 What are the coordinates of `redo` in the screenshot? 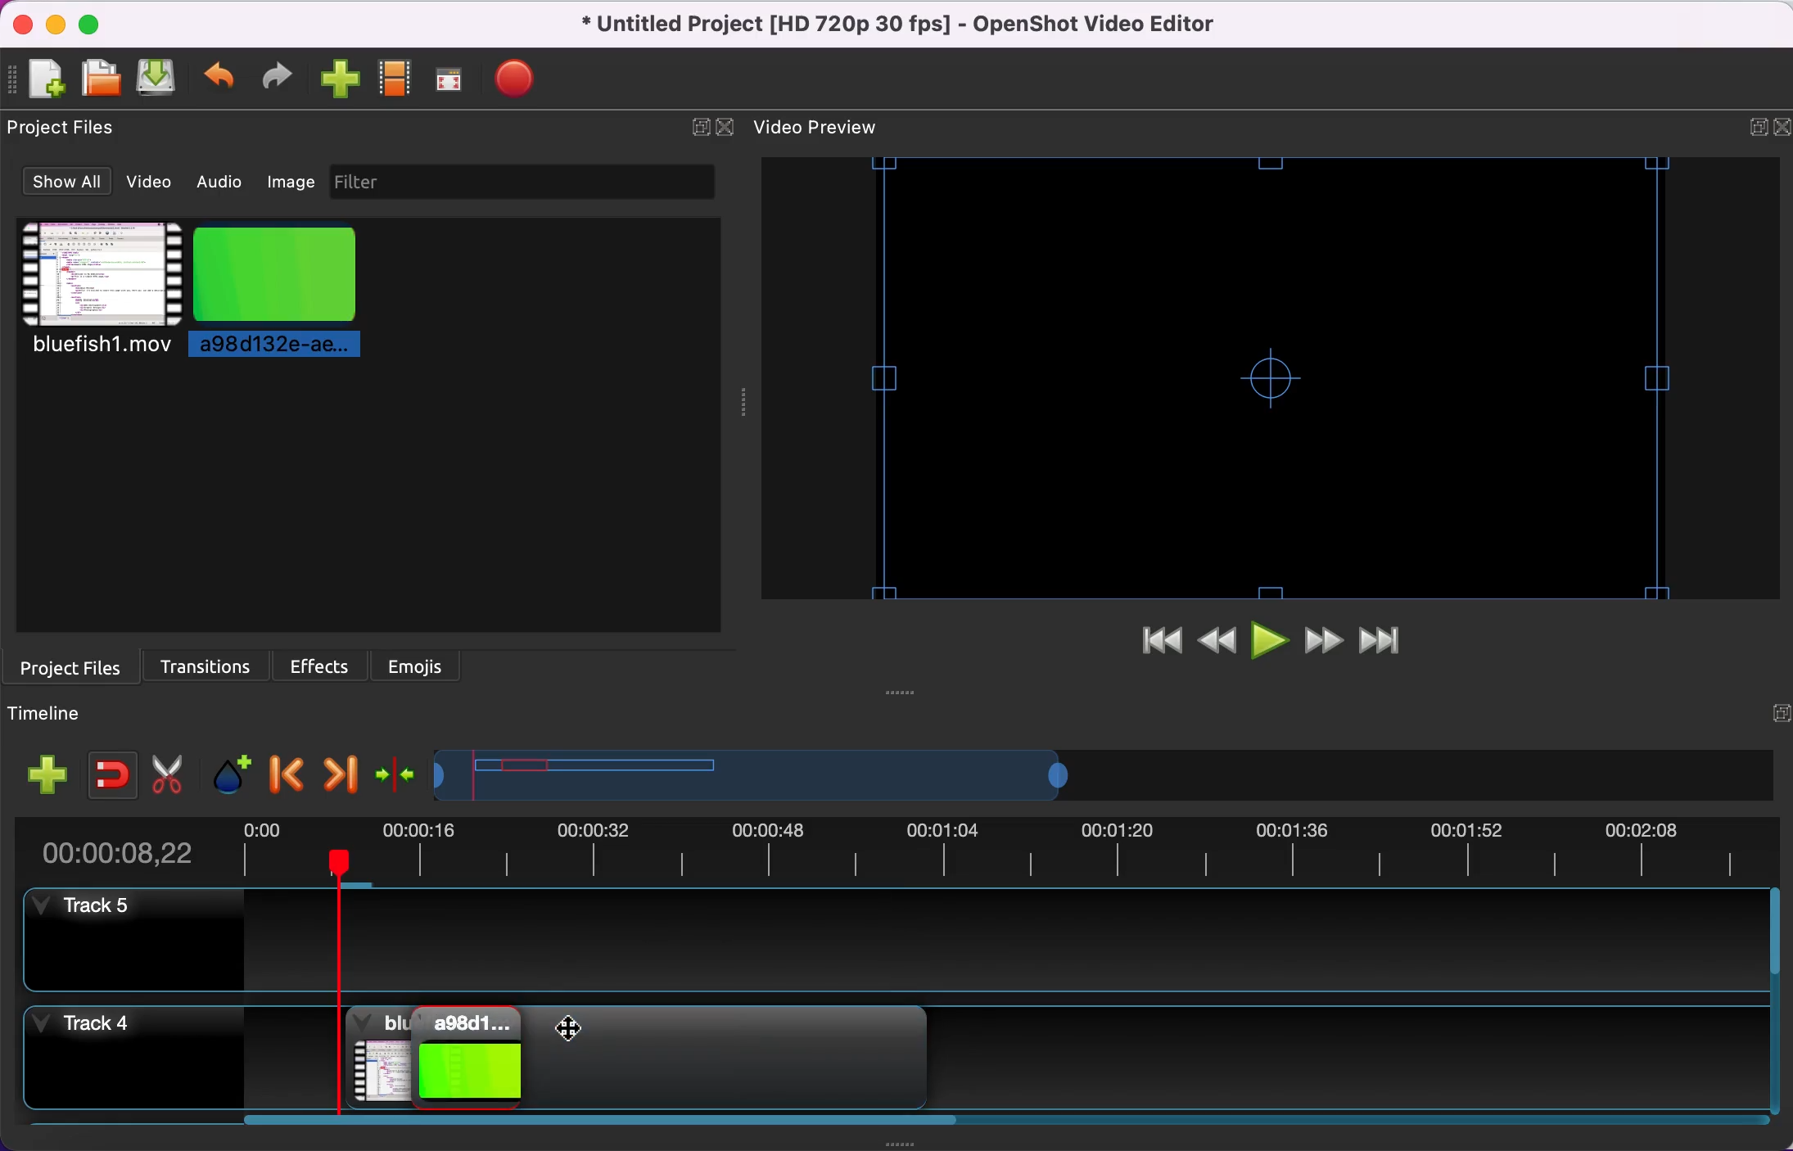 It's located at (274, 75).